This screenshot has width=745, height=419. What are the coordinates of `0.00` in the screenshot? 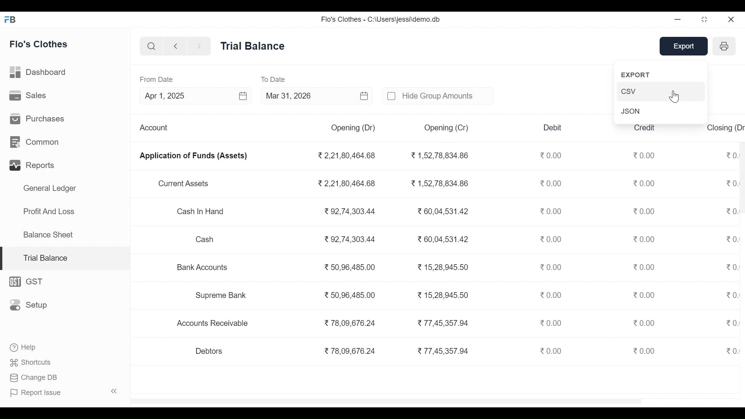 It's located at (552, 155).